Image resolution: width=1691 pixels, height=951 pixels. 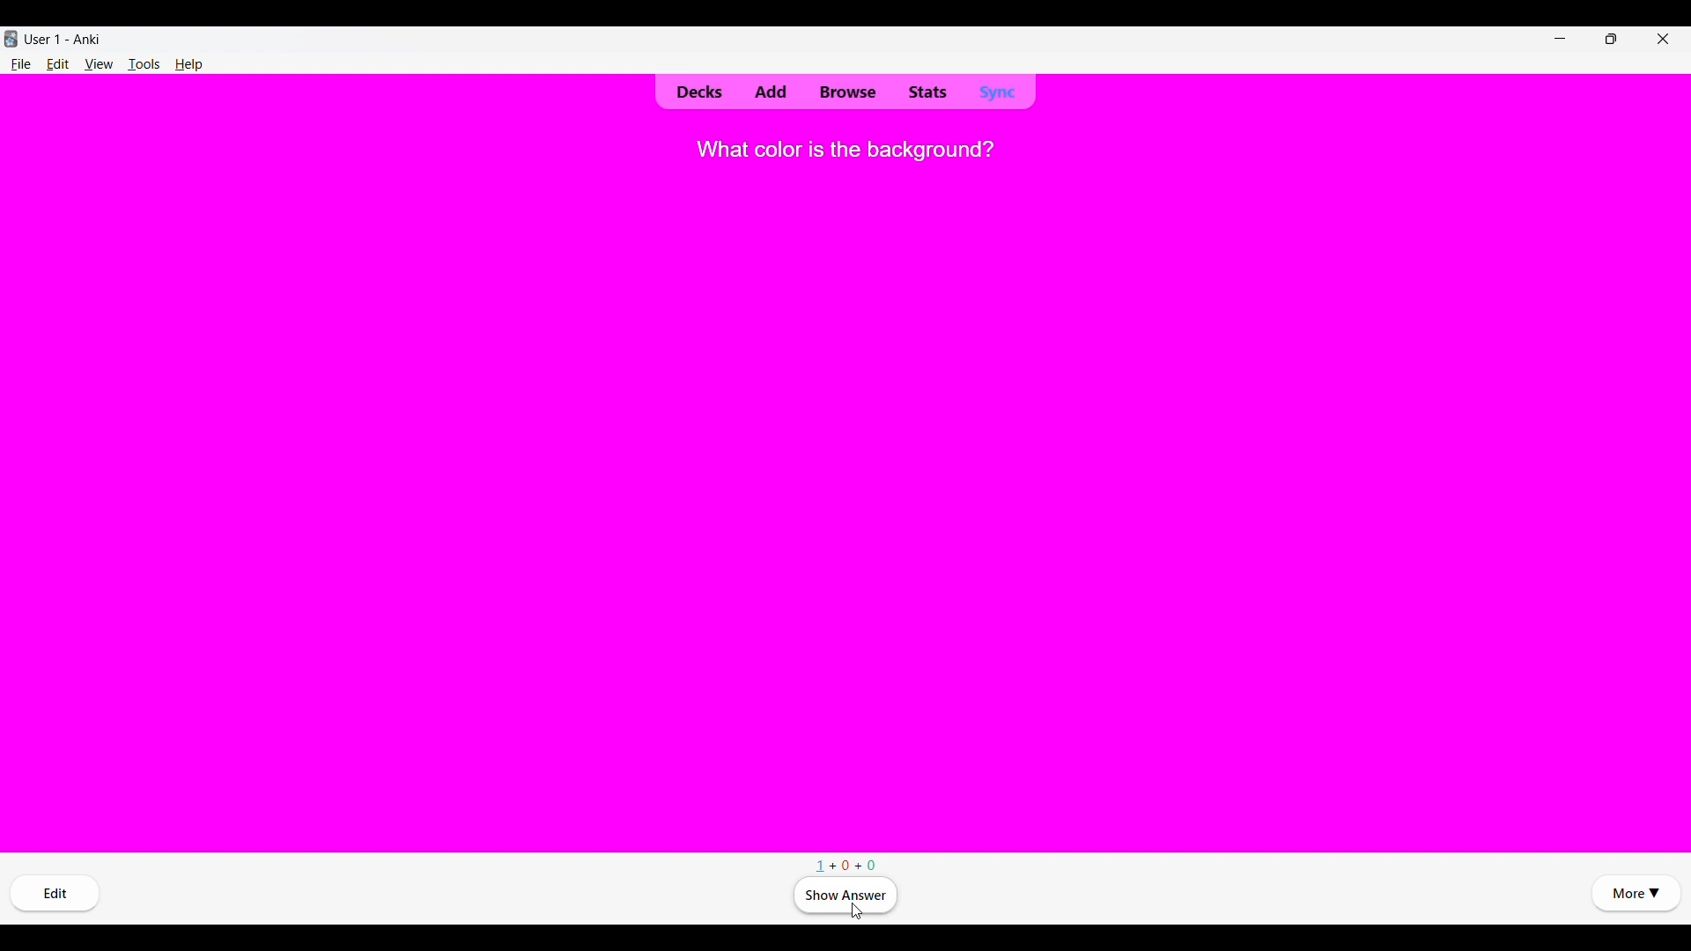 What do you see at coordinates (766, 92) in the screenshot?
I see `Add` at bounding box center [766, 92].